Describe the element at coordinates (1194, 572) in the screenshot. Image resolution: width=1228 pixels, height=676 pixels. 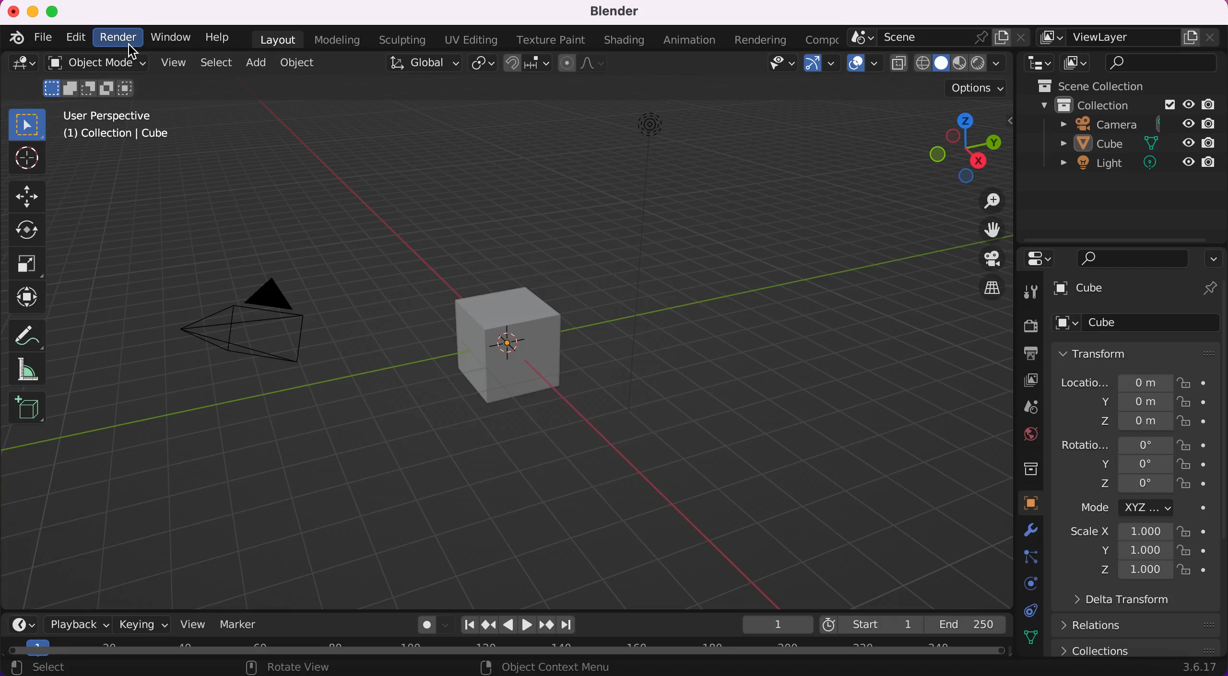
I see `lock` at that location.